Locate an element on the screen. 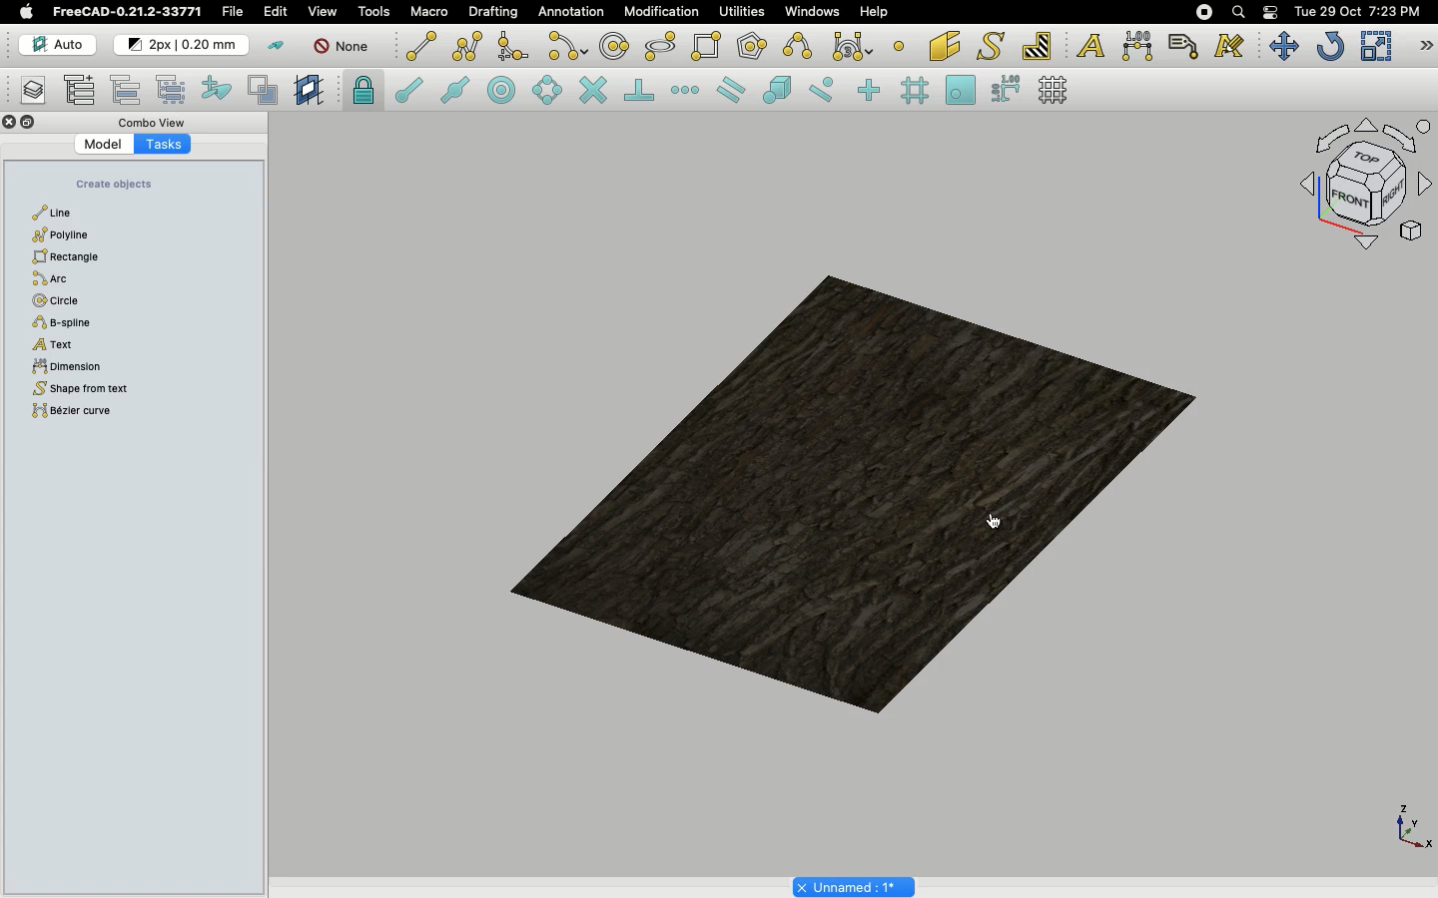  Circle is located at coordinates (614, 46).